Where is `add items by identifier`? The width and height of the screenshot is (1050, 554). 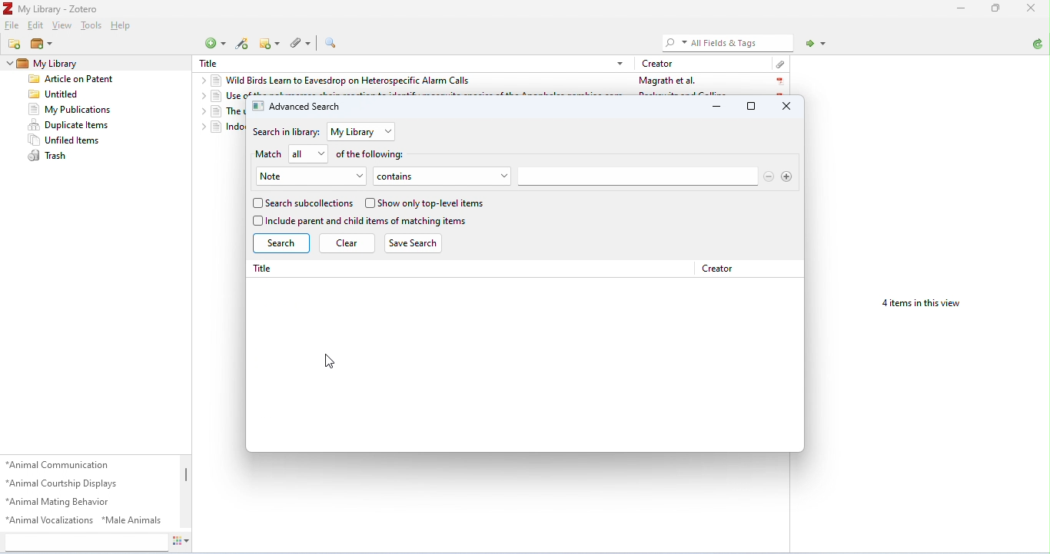 add items by identifier is located at coordinates (245, 45).